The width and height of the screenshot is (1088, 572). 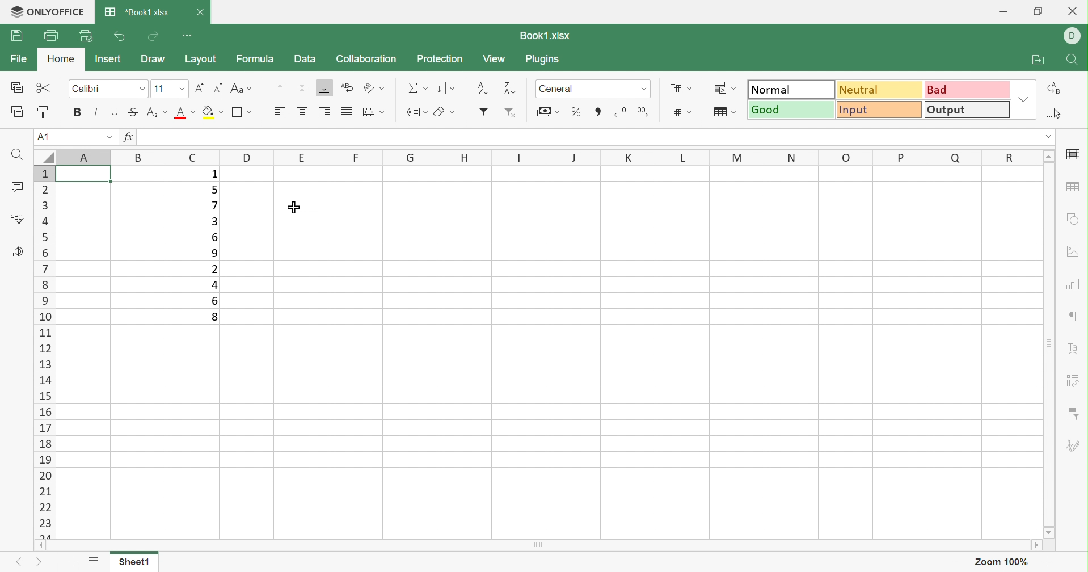 What do you see at coordinates (1075, 285) in the screenshot?
I see `chart settings` at bounding box center [1075, 285].